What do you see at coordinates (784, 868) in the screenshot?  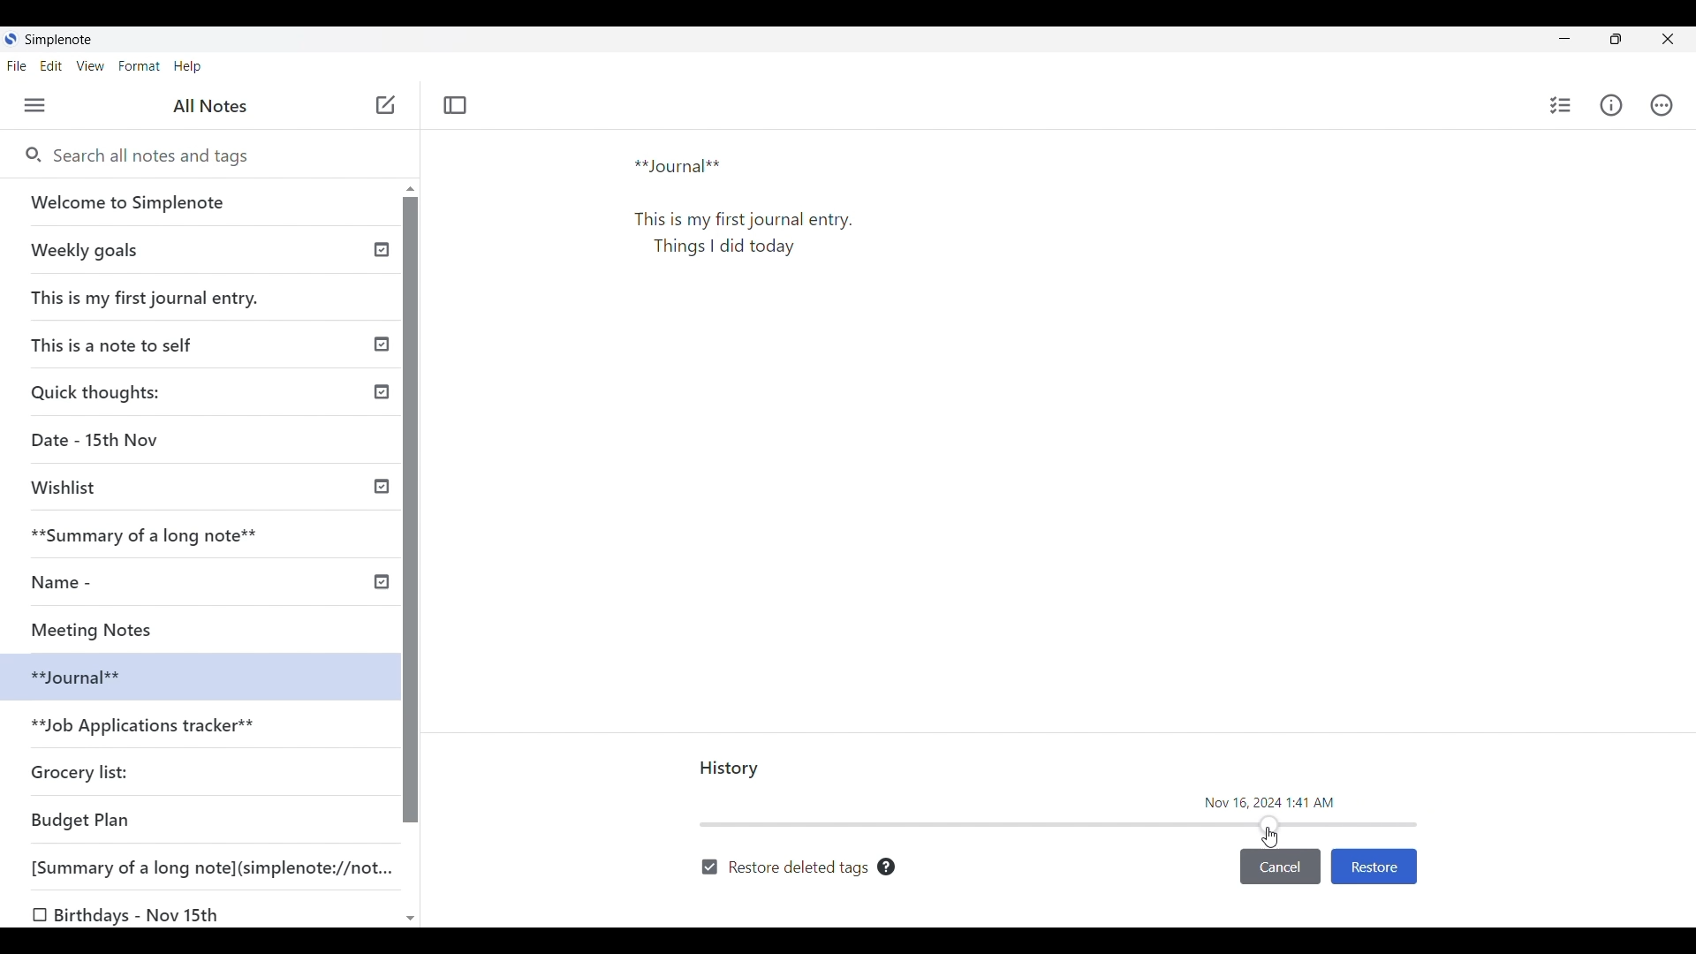 I see `Toggle to restore deleted tags` at bounding box center [784, 868].